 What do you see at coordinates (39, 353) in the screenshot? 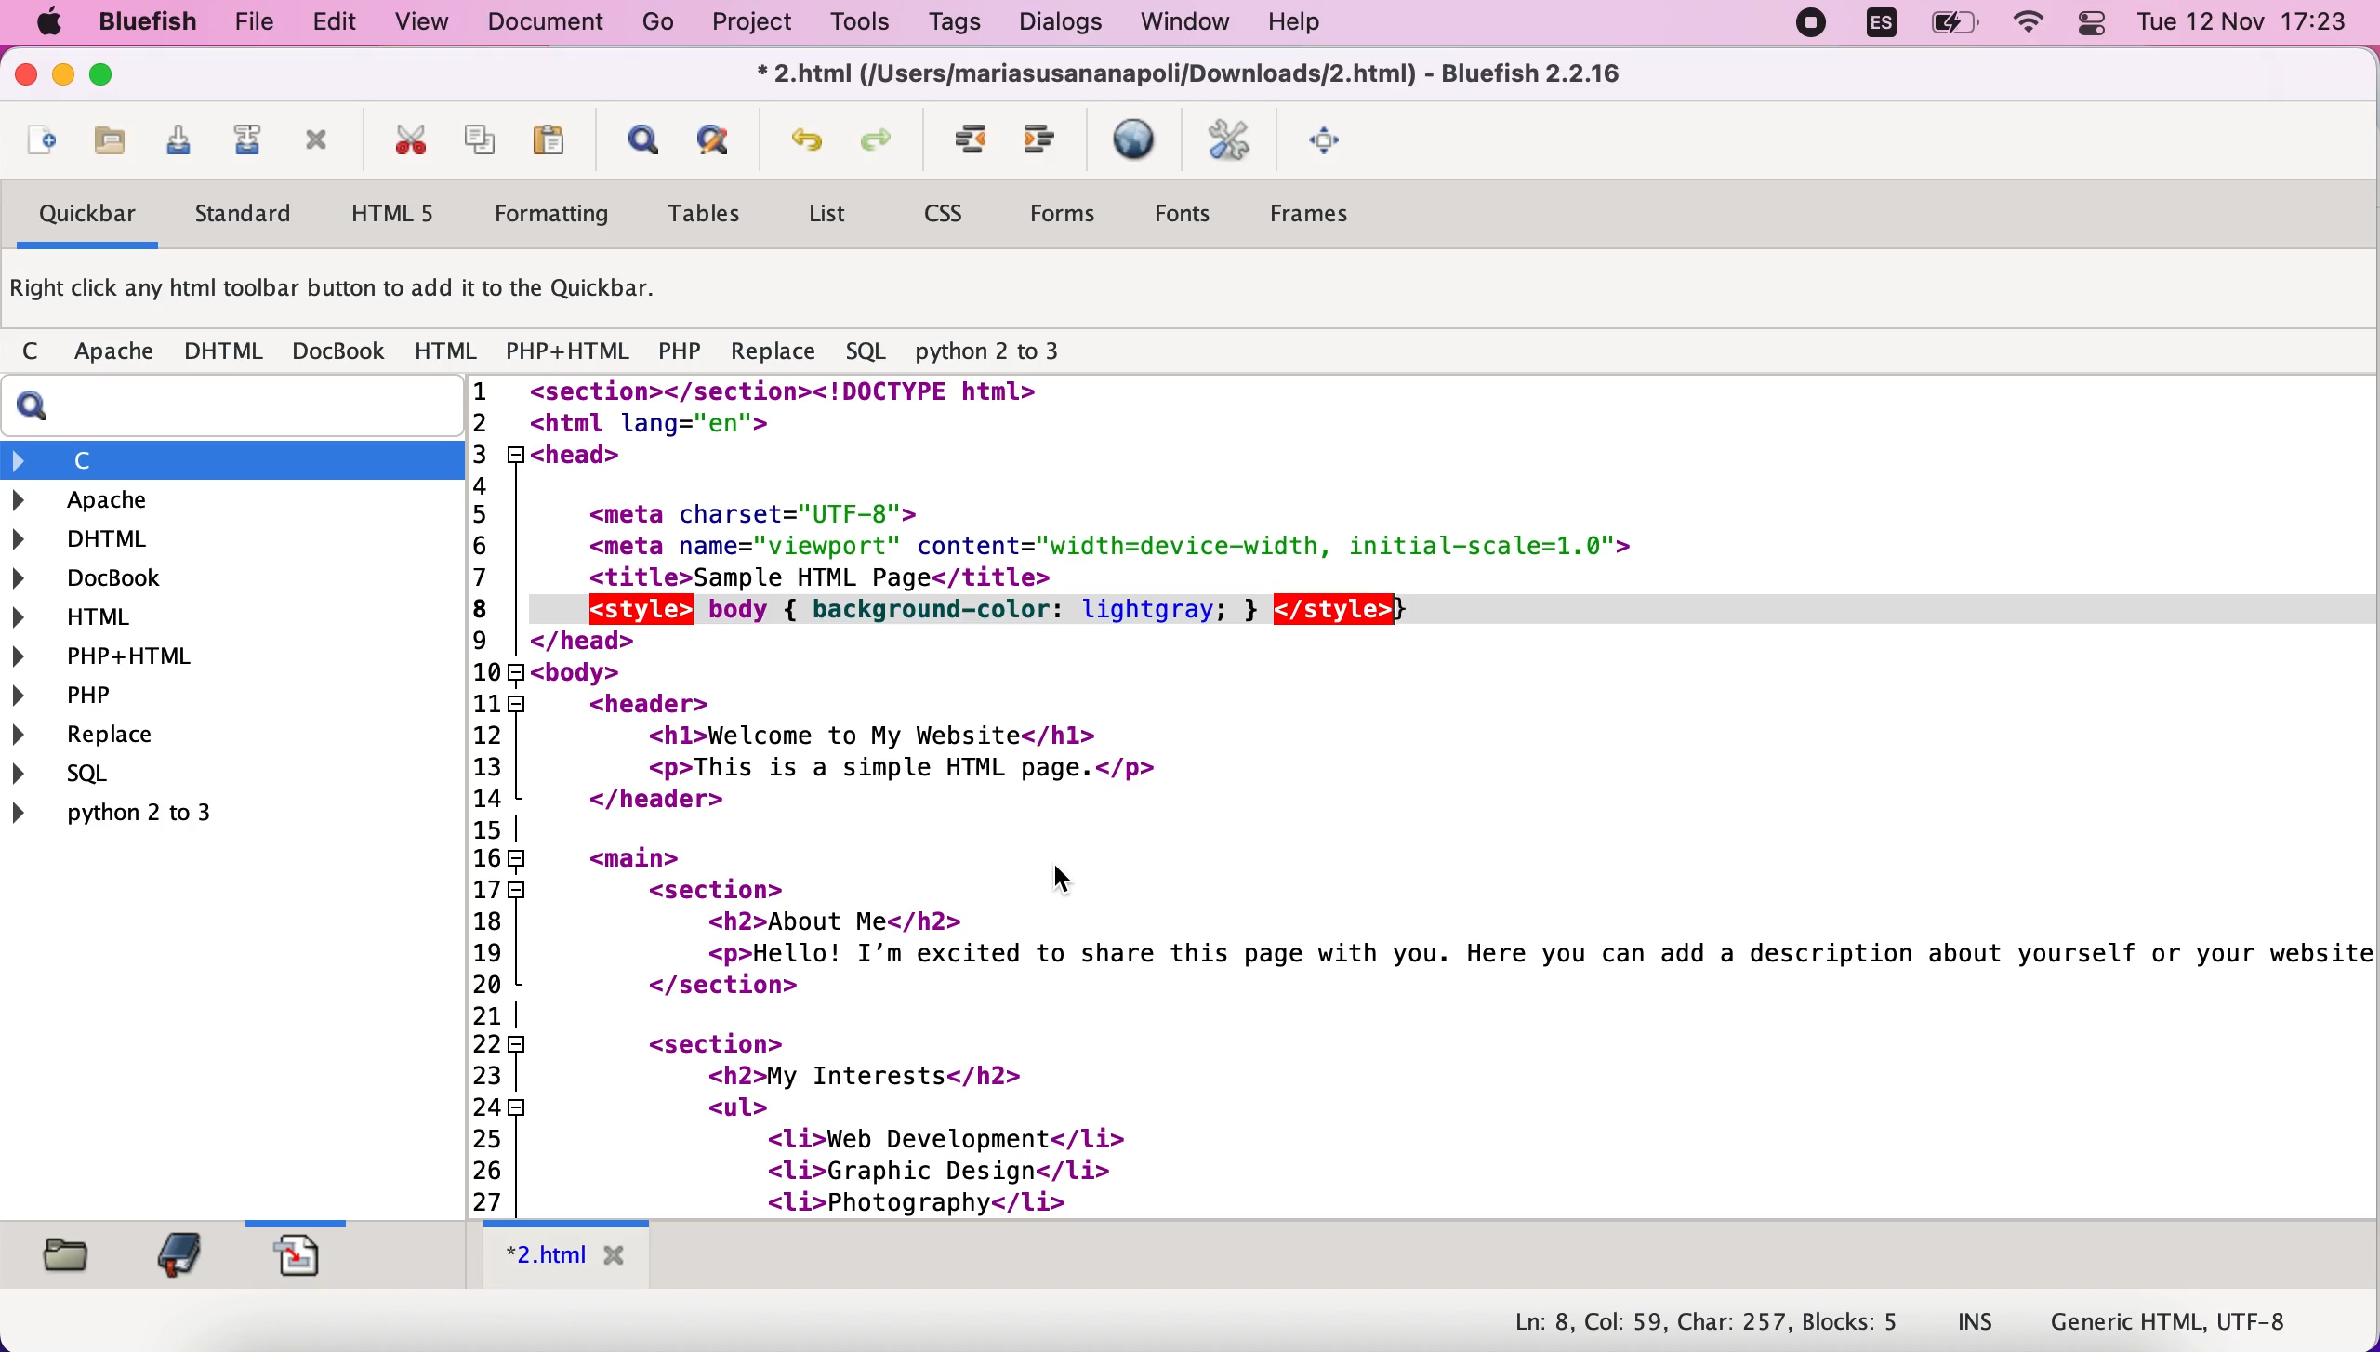
I see `` at bounding box center [39, 353].